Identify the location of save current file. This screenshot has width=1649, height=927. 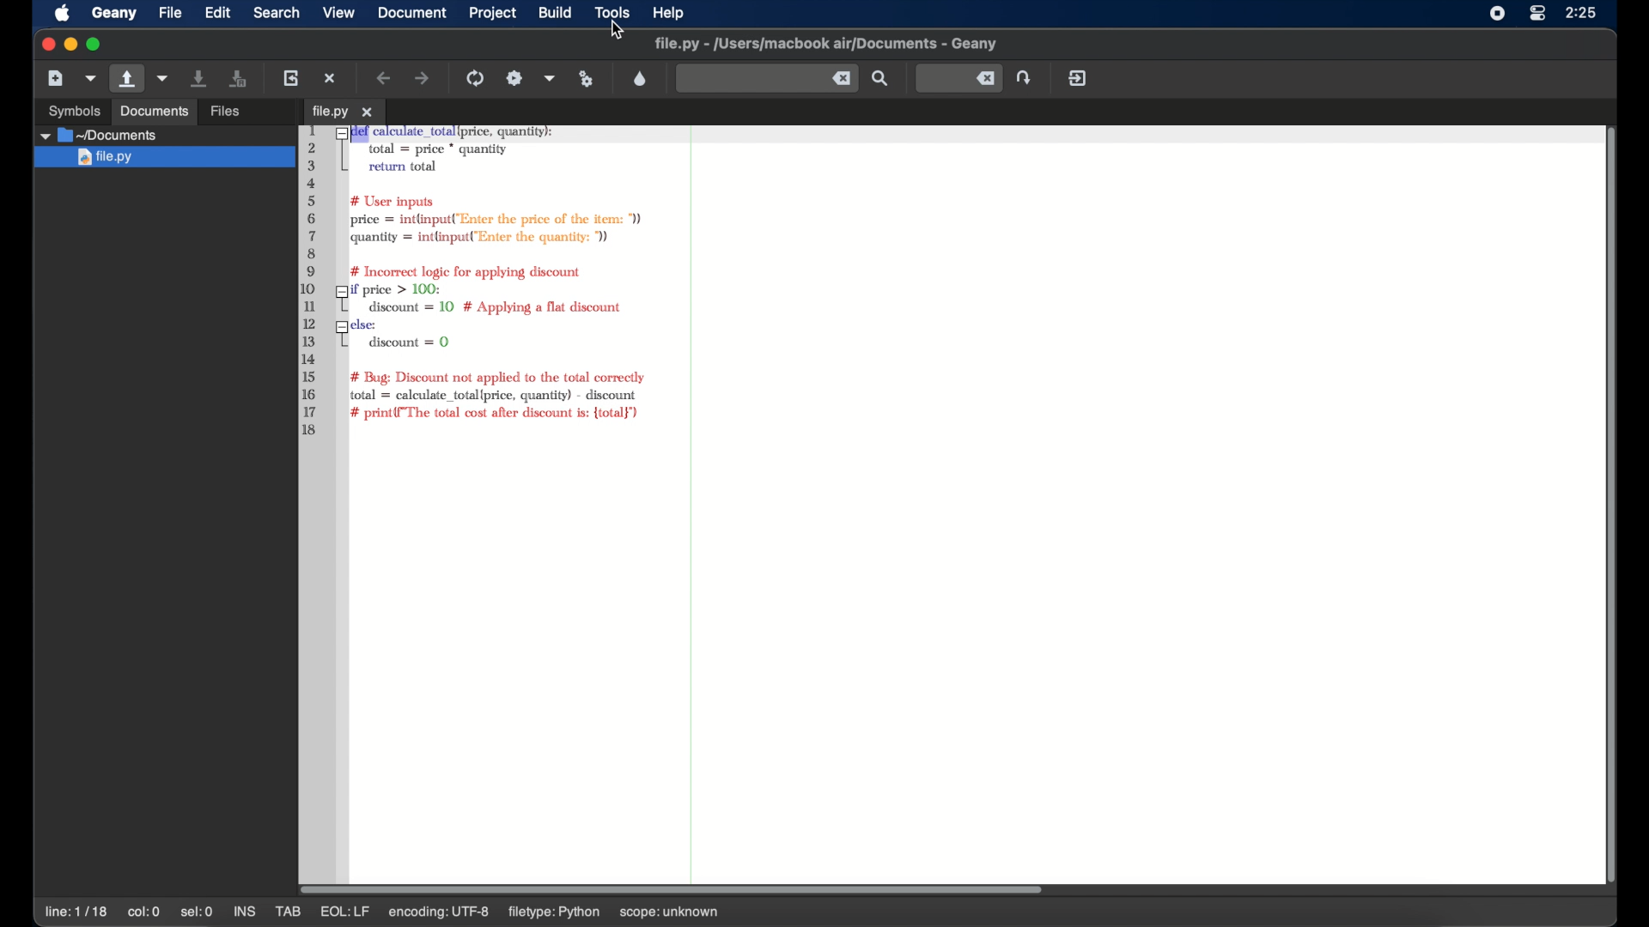
(200, 77).